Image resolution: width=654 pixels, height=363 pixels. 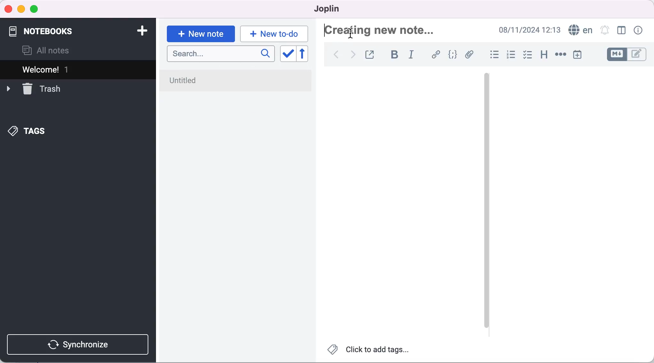 What do you see at coordinates (307, 54) in the screenshot?
I see `reverse sort order` at bounding box center [307, 54].